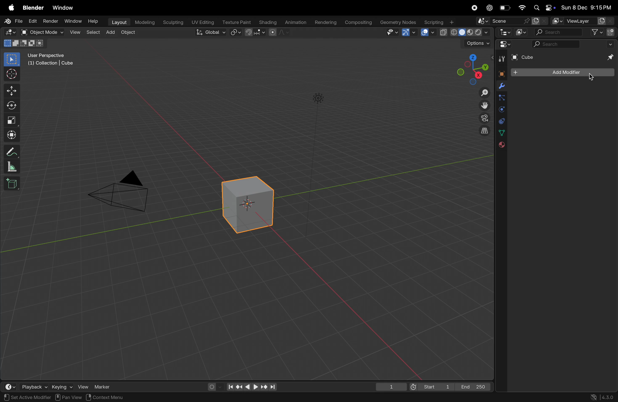  What do you see at coordinates (237, 22) in the screenshot?
I see `texture point` at bounding box center [237, 22].